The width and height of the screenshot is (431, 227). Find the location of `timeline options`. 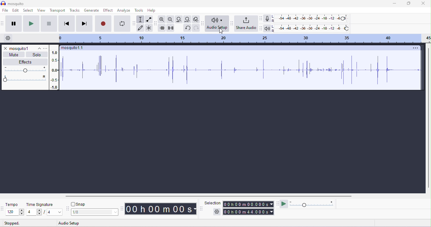

timeline options is located at coordinates (9, 38).